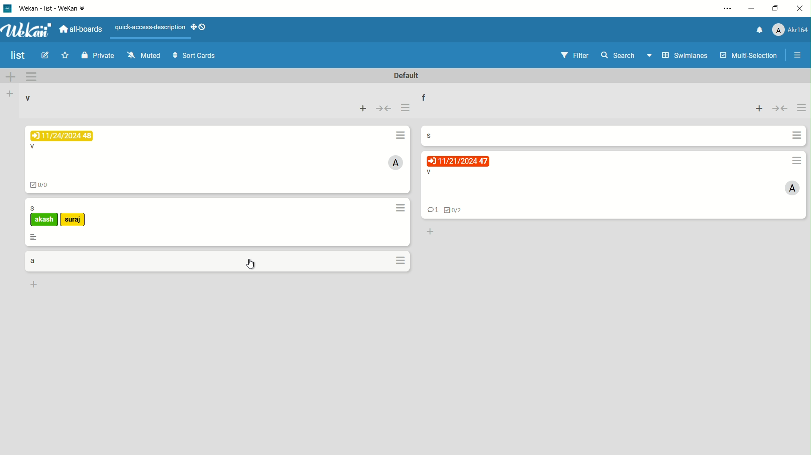 The width and height of the screenshot is (811, 455). I want to click on list name, so click(423, 96).